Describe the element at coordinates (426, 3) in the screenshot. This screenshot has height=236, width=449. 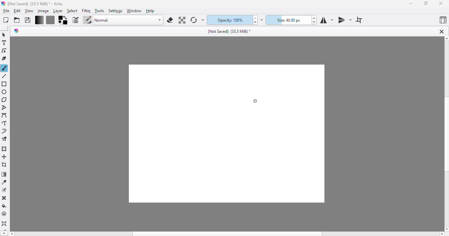
I see `maximize` at that location.